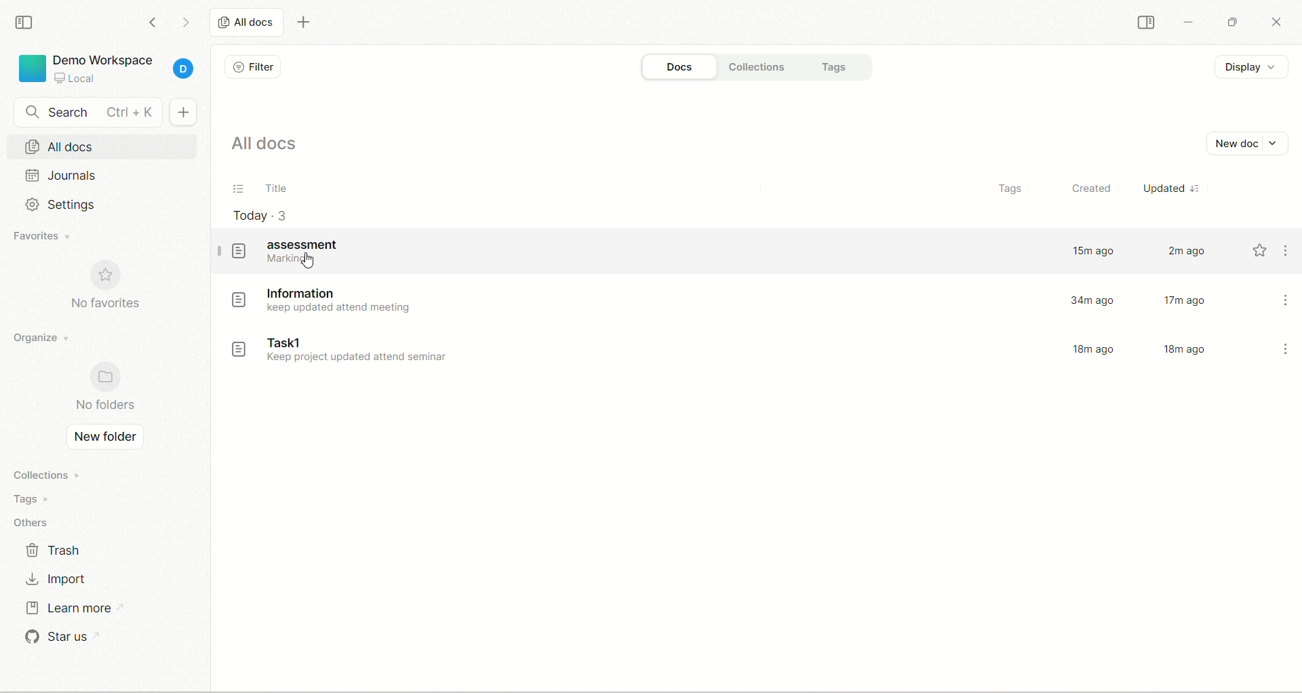 The width and height of the screenshot is (1302, 693). I want to click on 18m ago, so click(1183, 350).